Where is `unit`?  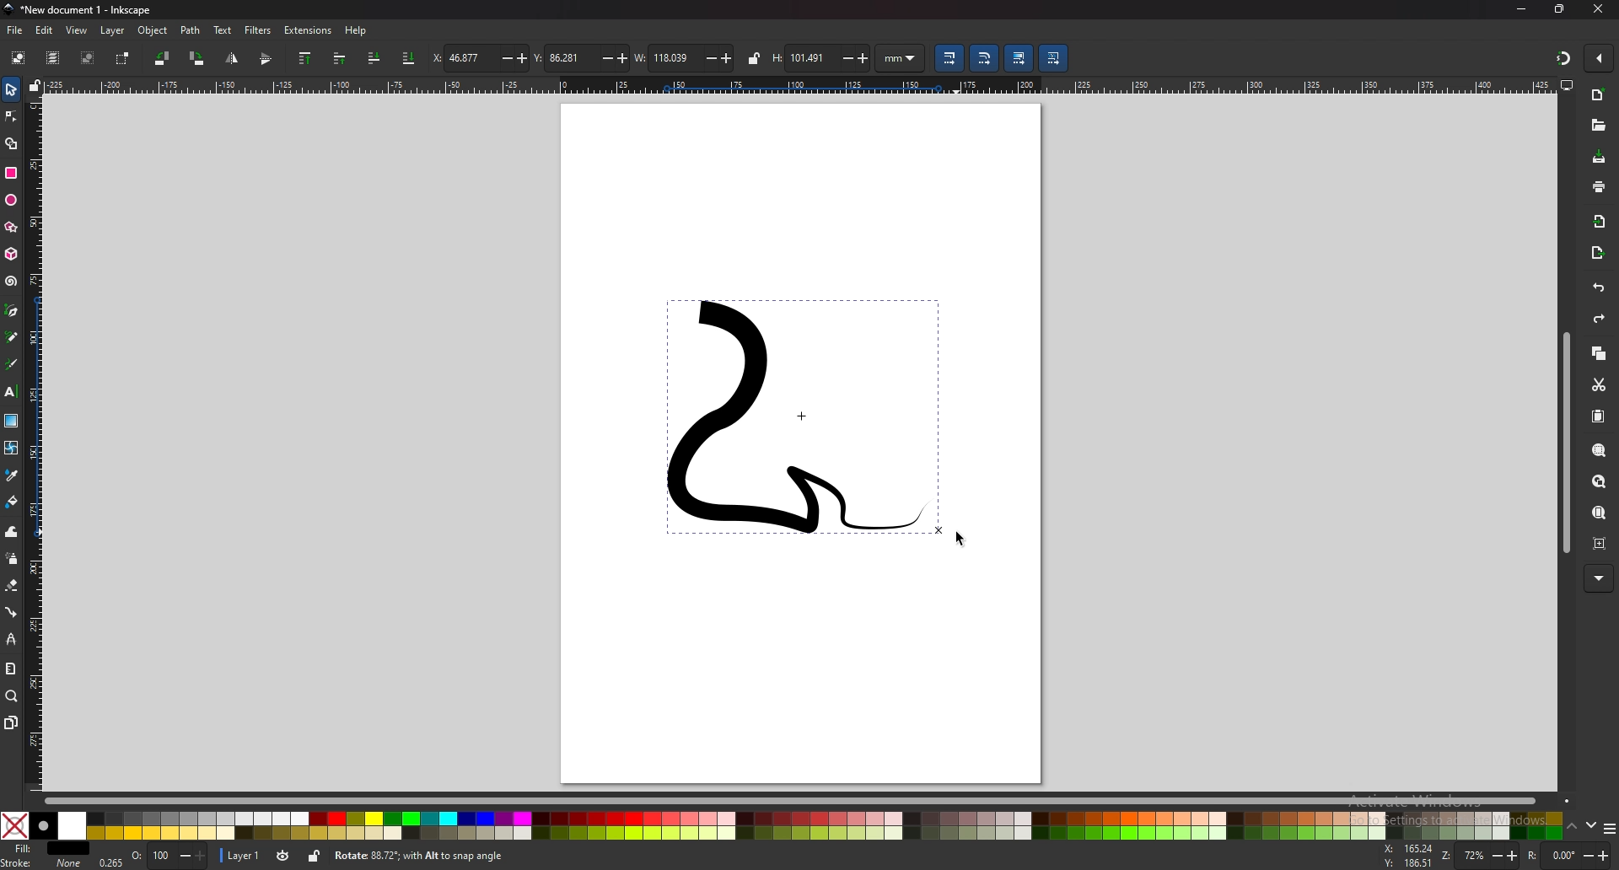
unit is located at coordinates (901, 59).